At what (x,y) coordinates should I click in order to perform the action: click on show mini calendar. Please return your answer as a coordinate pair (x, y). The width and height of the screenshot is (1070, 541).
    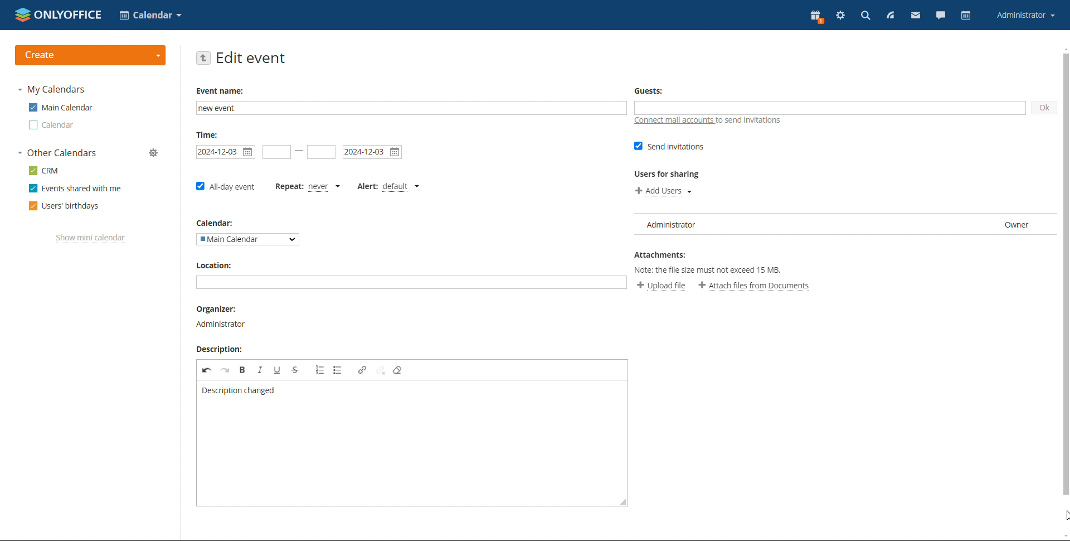
    Looking at the image, I should click on (91, 239).